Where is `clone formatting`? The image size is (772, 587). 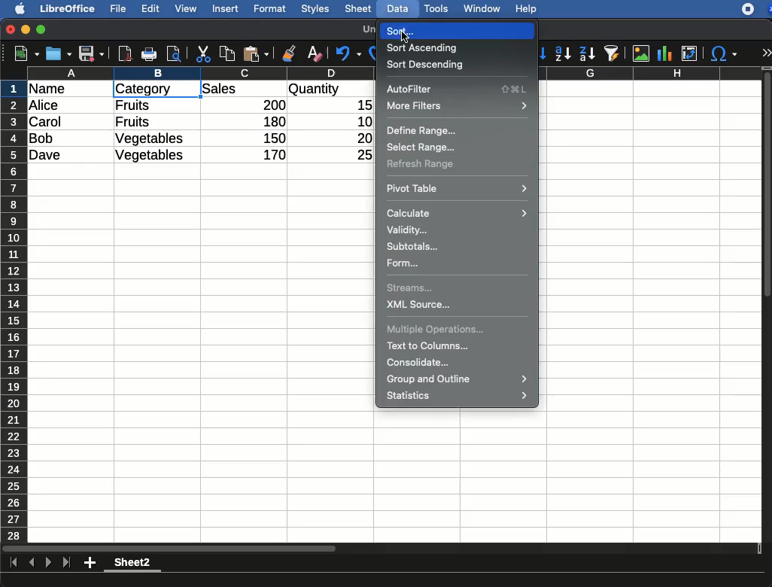 clone formatting is located at coordinates (289, 54).